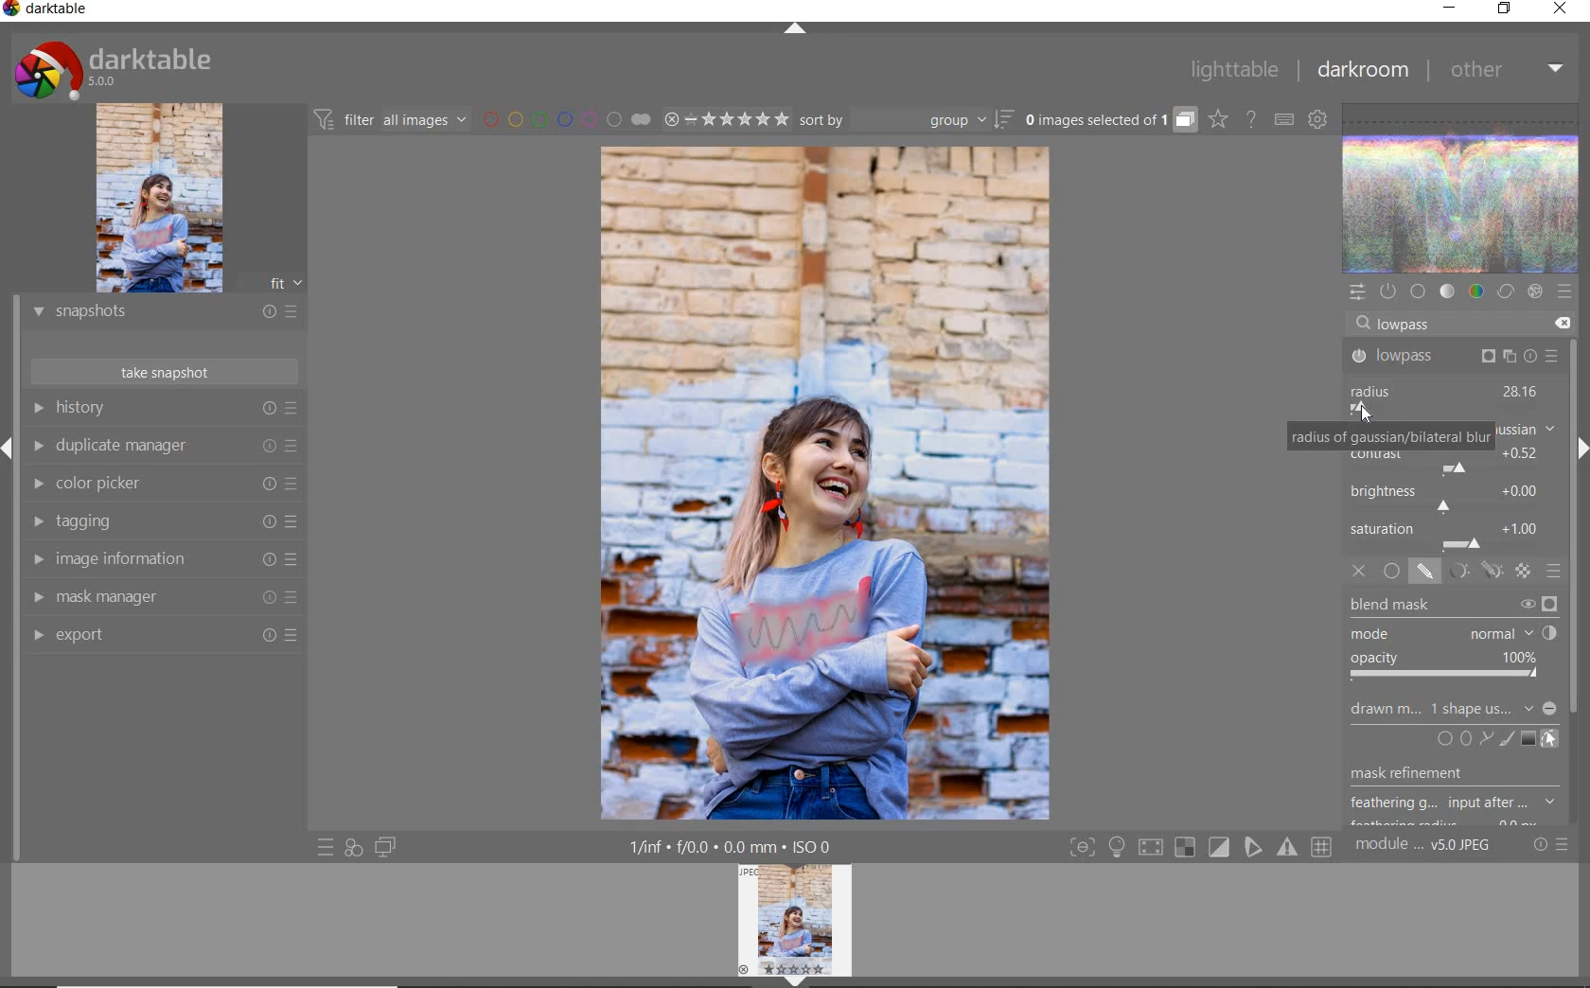 The image size is (1590, 988). What do you see at coordinates (1448, 292) in the screenshot?
I see `tone` at bounding box center [1448, 292].